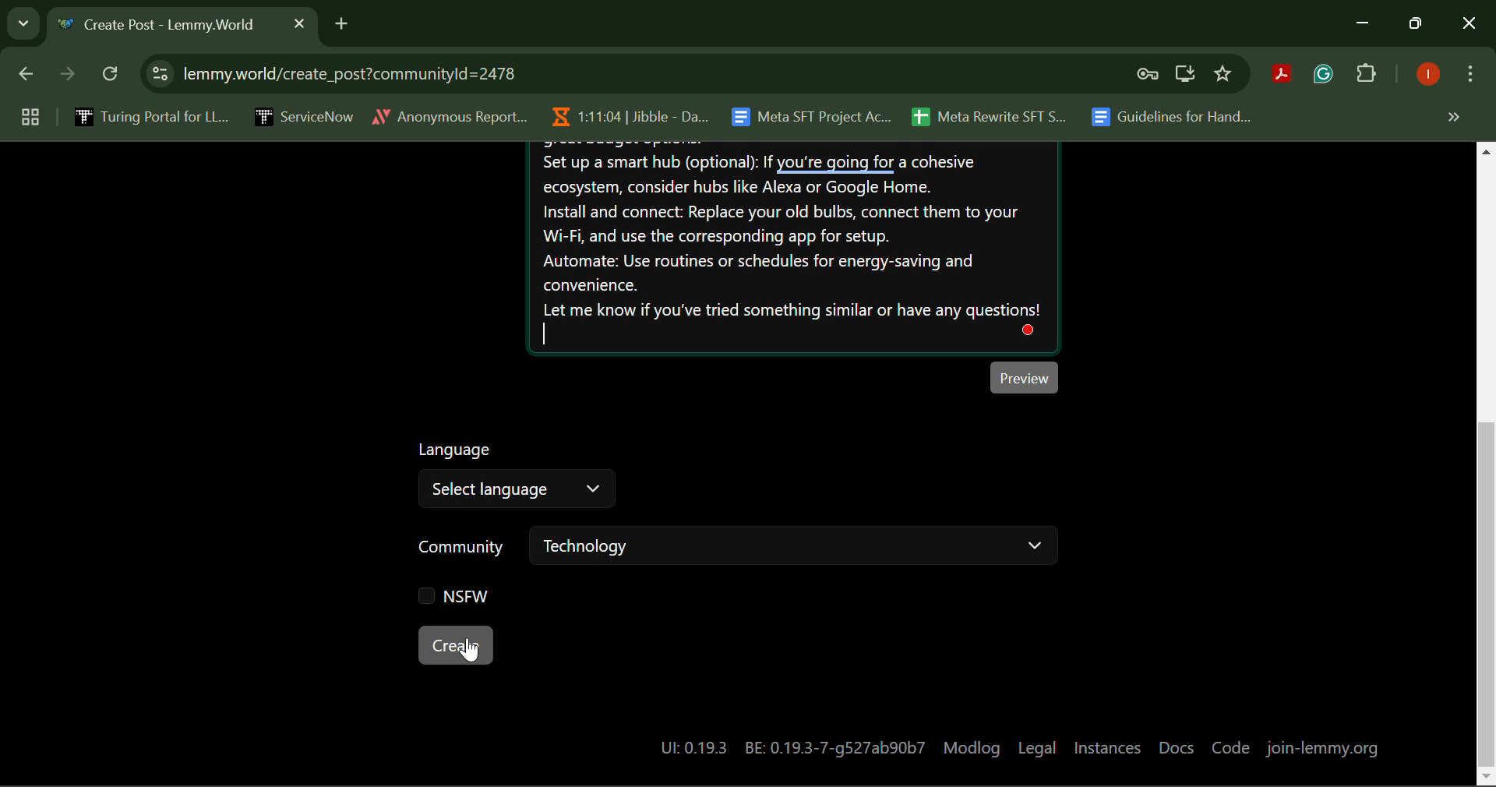 The width and height of the screenshot is (1496, 787). I want to click on Verify Security , so click(1150, 74).